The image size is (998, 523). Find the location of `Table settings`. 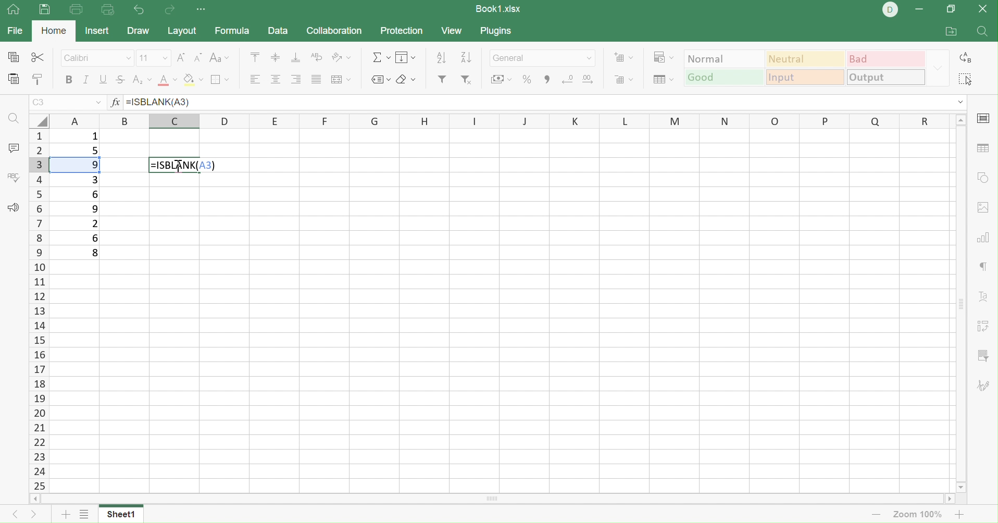

Table settings is located at coordinates (982, 147).